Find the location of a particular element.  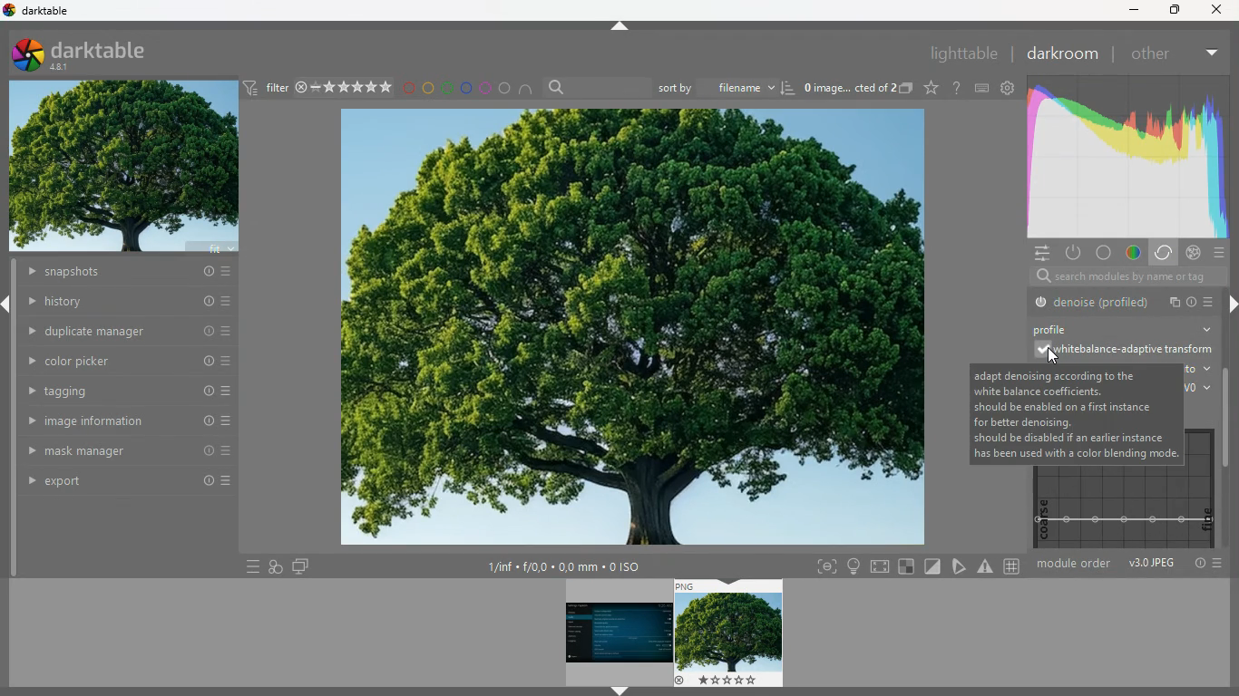

image is located at coordinates (127, 168).